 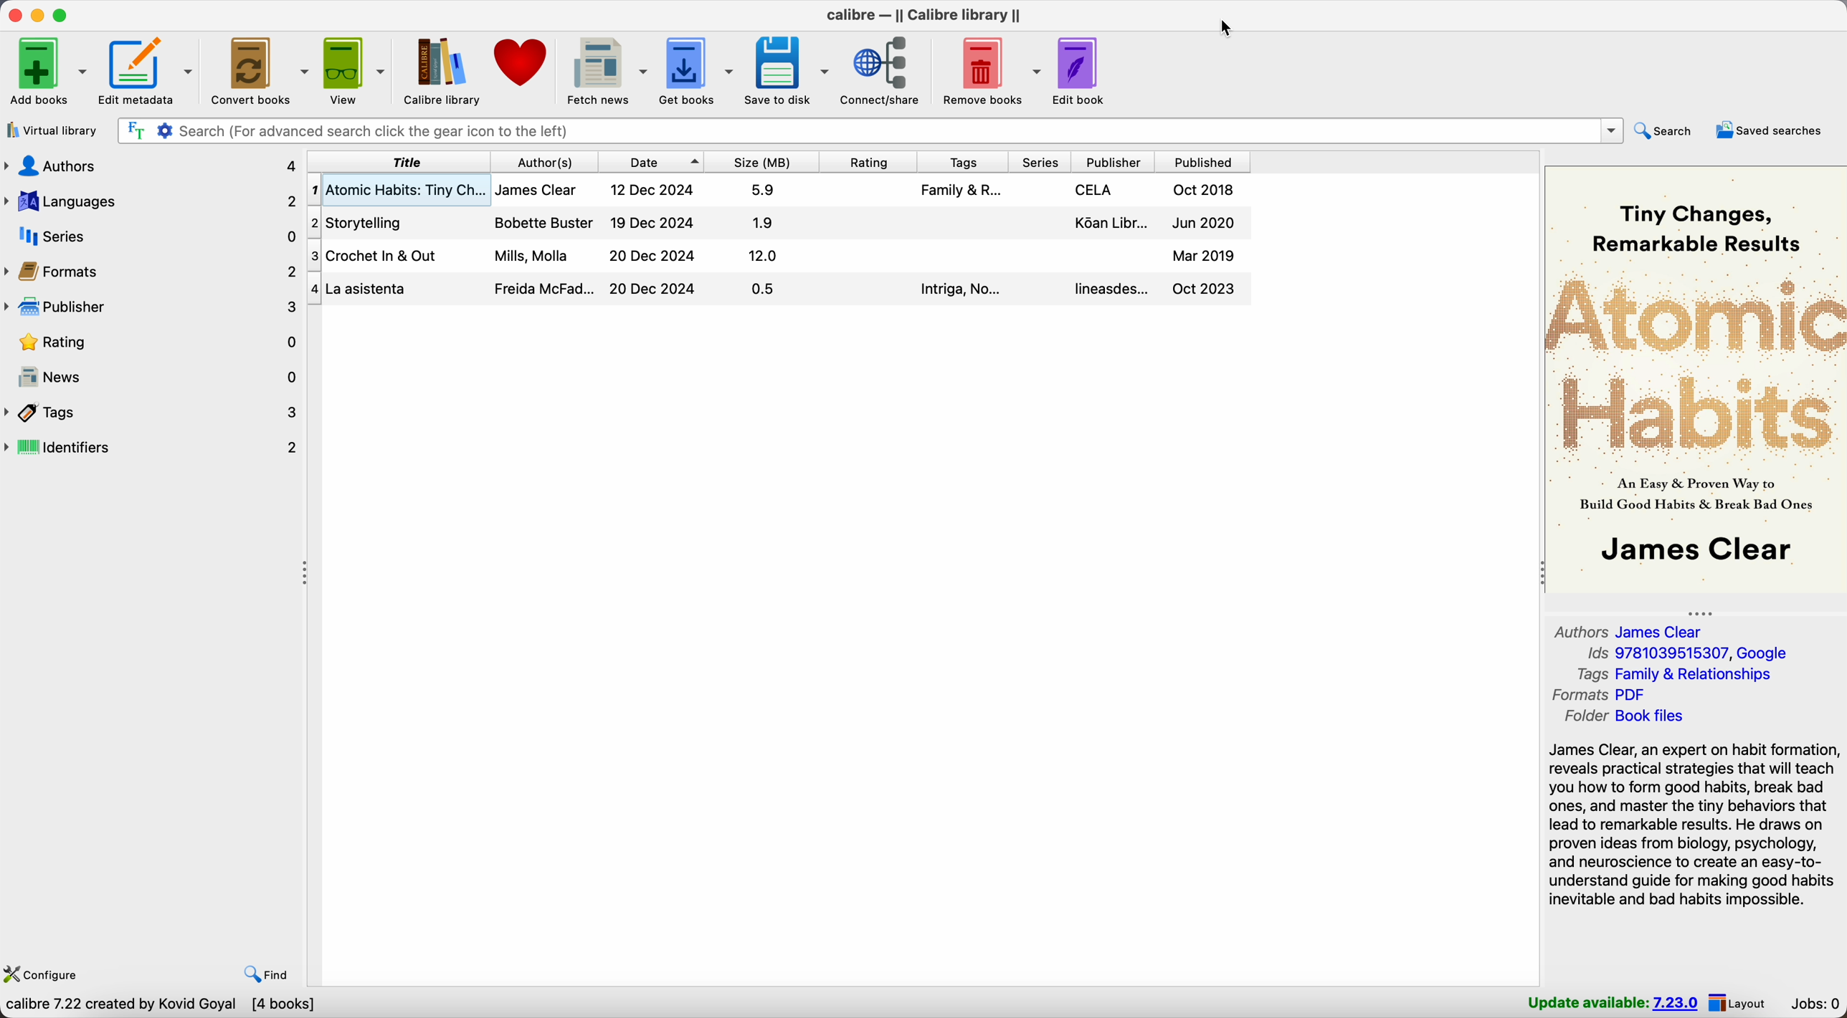 I want to click on authors James Clear, so click(x=1629, y=630).